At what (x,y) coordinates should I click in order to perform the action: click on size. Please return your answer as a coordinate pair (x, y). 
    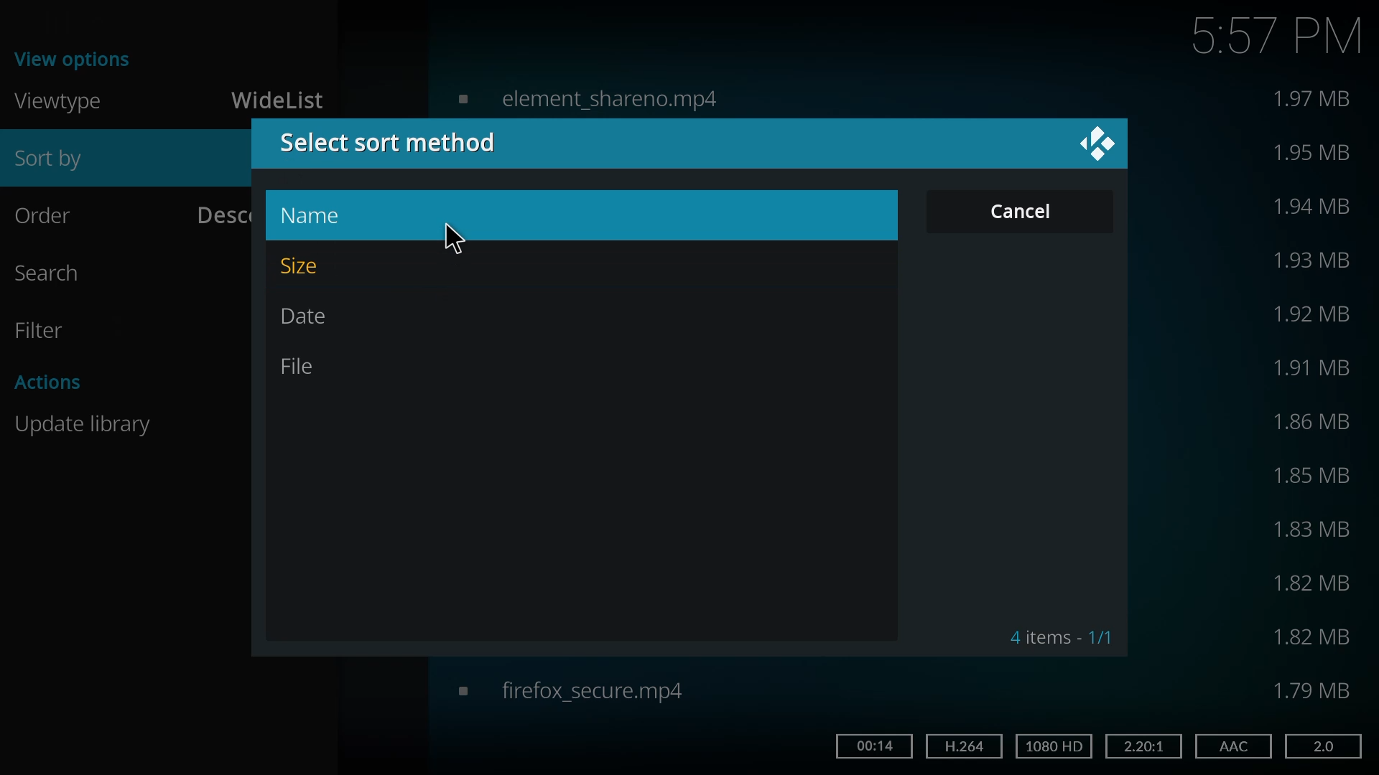
    Looking at the image, I should click on (1316, 99).